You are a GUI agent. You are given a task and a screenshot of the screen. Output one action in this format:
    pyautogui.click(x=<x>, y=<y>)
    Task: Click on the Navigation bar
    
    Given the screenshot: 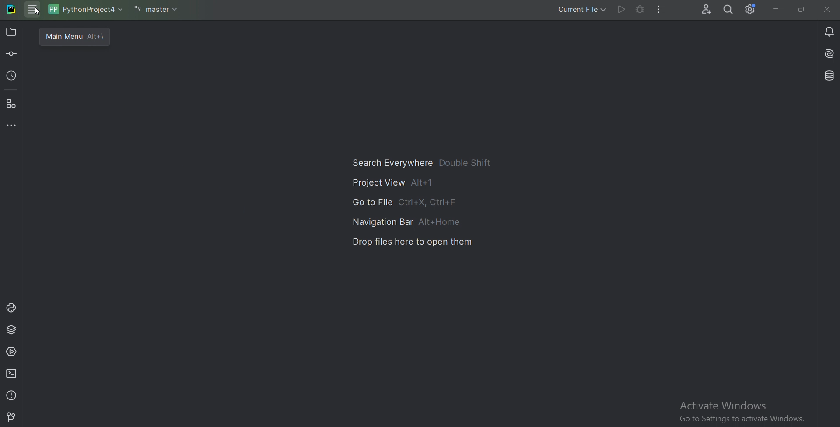 What is the action you would take?
    pyautogui.click(x=406, y=220)
    